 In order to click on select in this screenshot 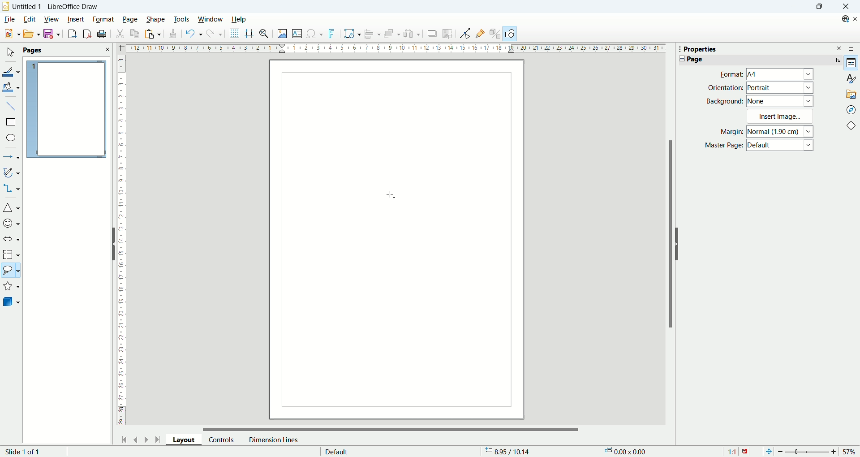, I will do `click(10, 53)`.